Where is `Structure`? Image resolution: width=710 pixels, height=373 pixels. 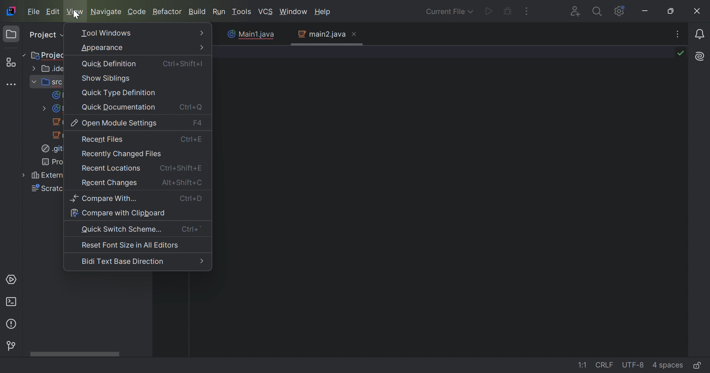 Structure is located at coordinates (13, 62).